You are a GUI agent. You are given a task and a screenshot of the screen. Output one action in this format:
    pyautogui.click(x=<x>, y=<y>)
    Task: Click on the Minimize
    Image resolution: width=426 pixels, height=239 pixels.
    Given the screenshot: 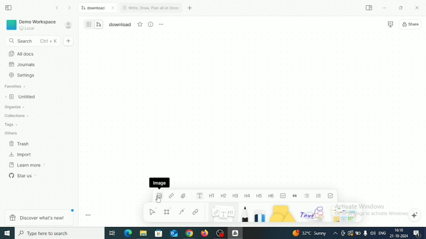 What is the action you would take?
    pyautogui.click(x=385, y=7)
    